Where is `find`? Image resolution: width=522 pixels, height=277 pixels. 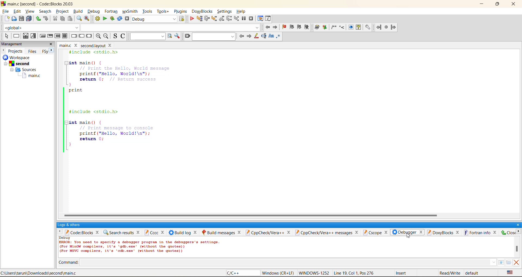 find is located at coordinates (80, 19).